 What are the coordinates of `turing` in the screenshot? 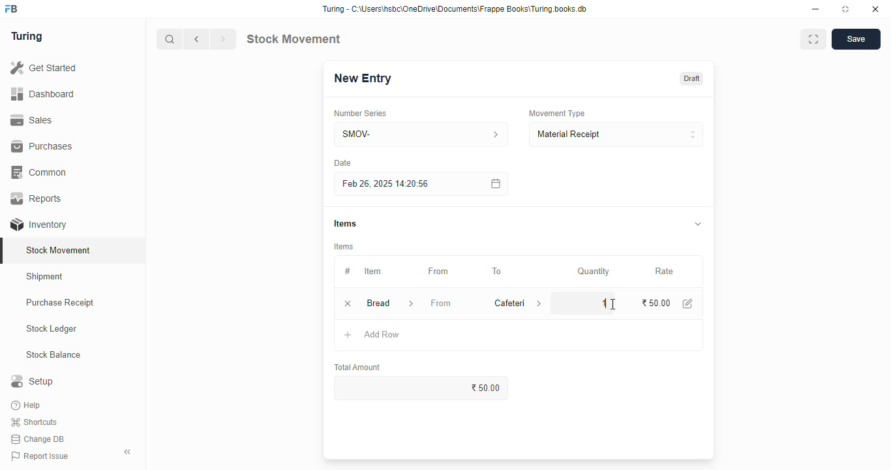 It's located at (27, 37).